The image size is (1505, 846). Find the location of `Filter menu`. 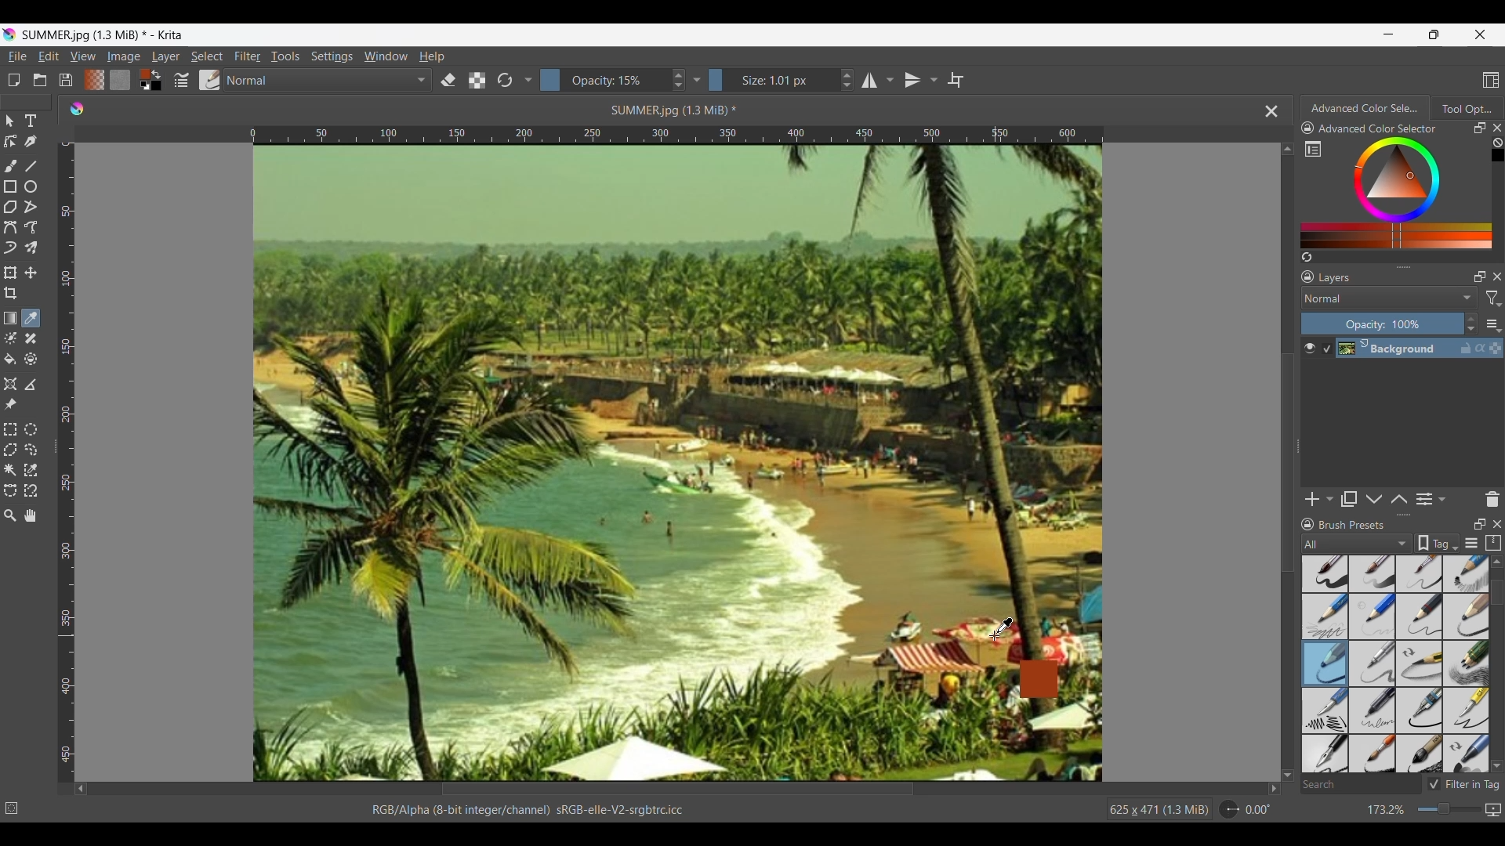

Filter menu is located at coordinates (248, 56).